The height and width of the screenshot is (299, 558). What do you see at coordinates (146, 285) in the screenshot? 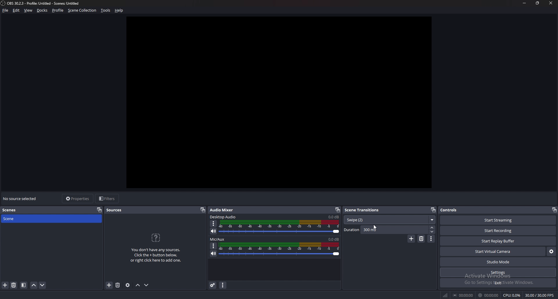
I see `move source down` at bounding box center [146, 285].